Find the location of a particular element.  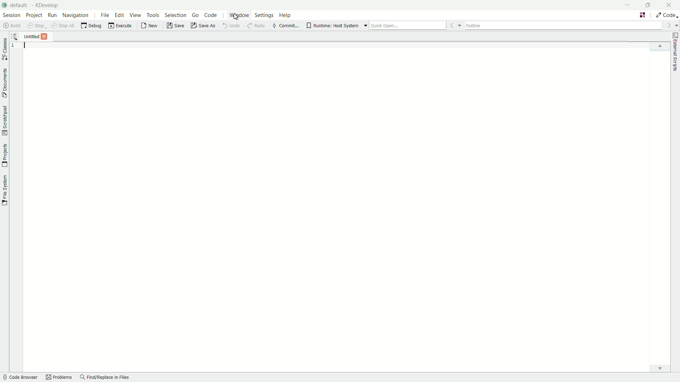

redo is located at coordinates (256, 25).